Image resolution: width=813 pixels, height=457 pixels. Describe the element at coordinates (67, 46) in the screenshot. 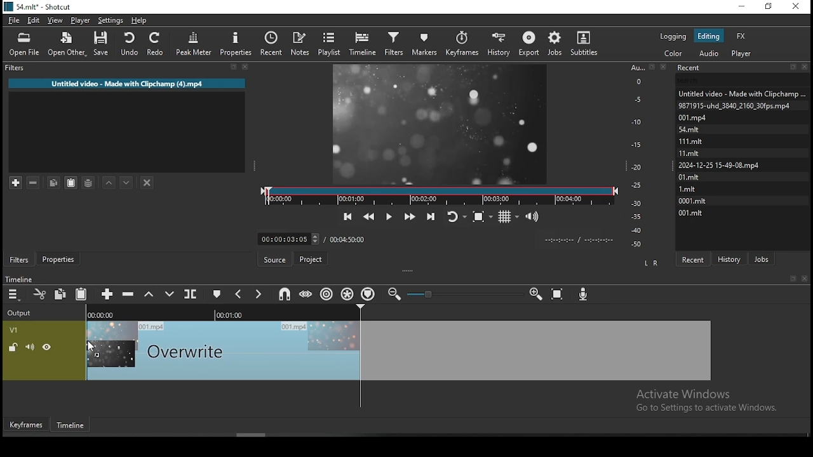

I see `open other` at that location.